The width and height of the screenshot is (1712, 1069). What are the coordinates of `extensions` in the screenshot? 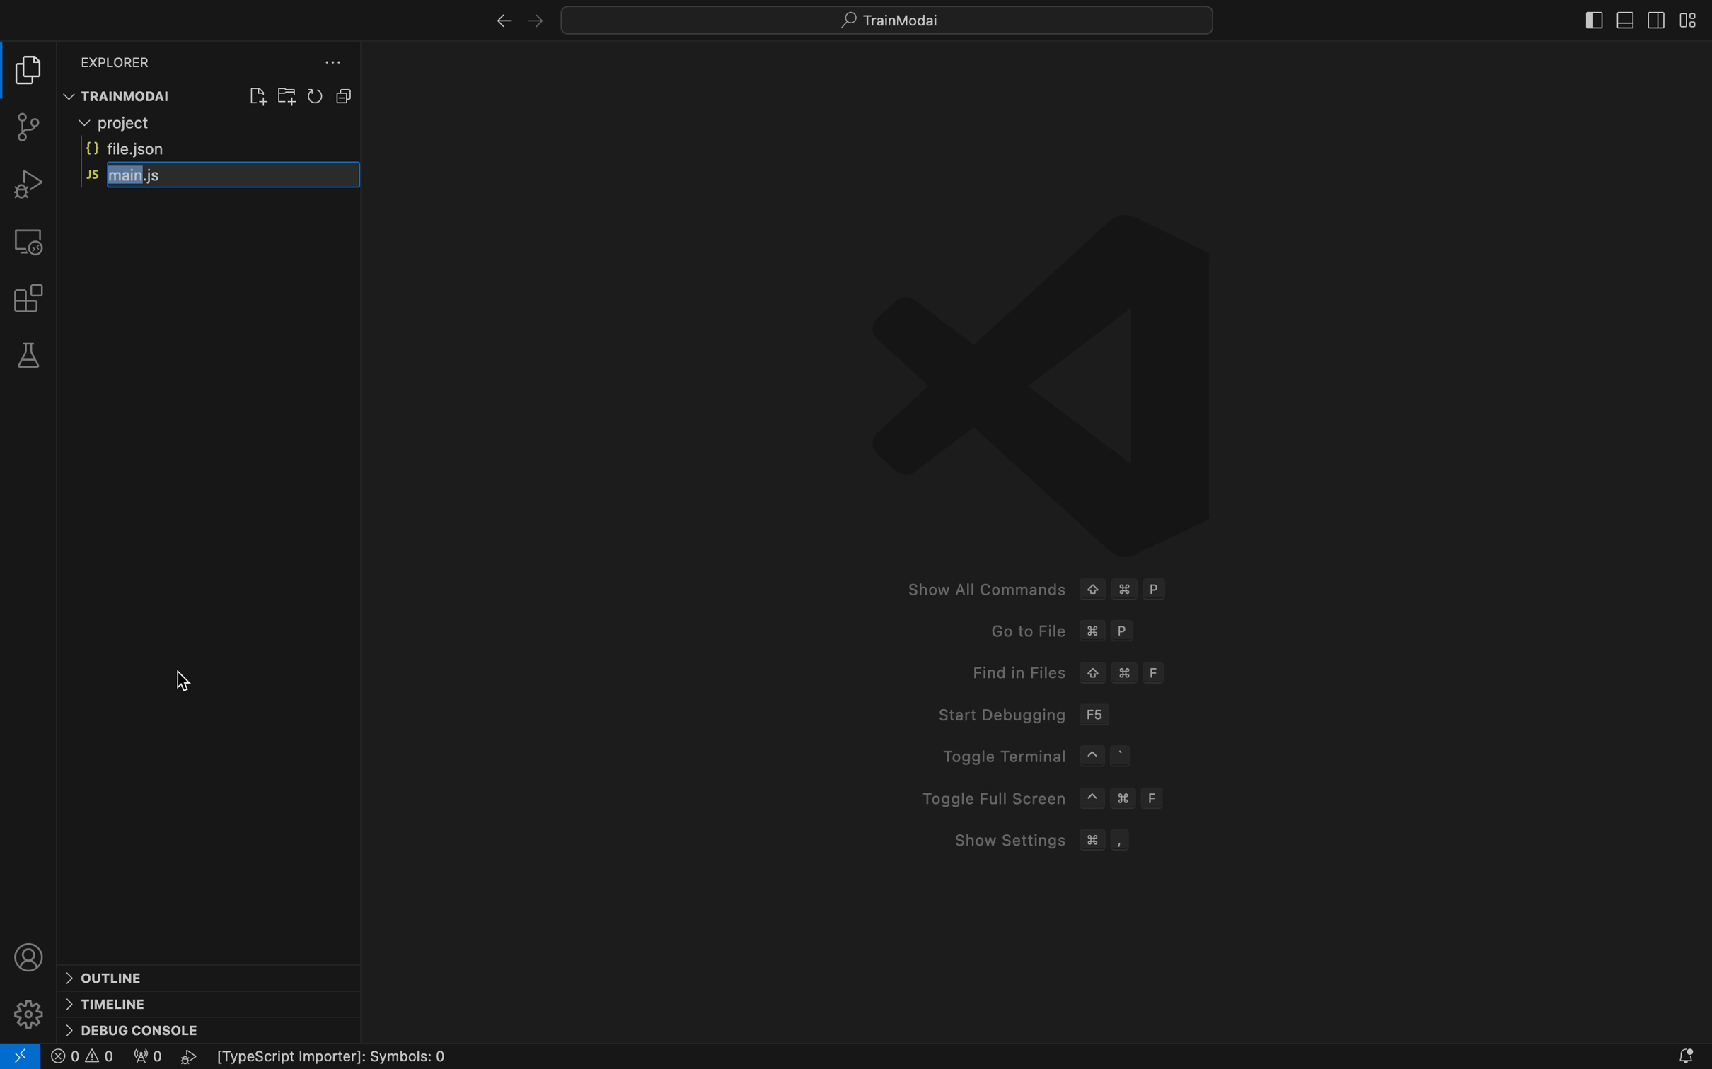 It's located at (27, 297).